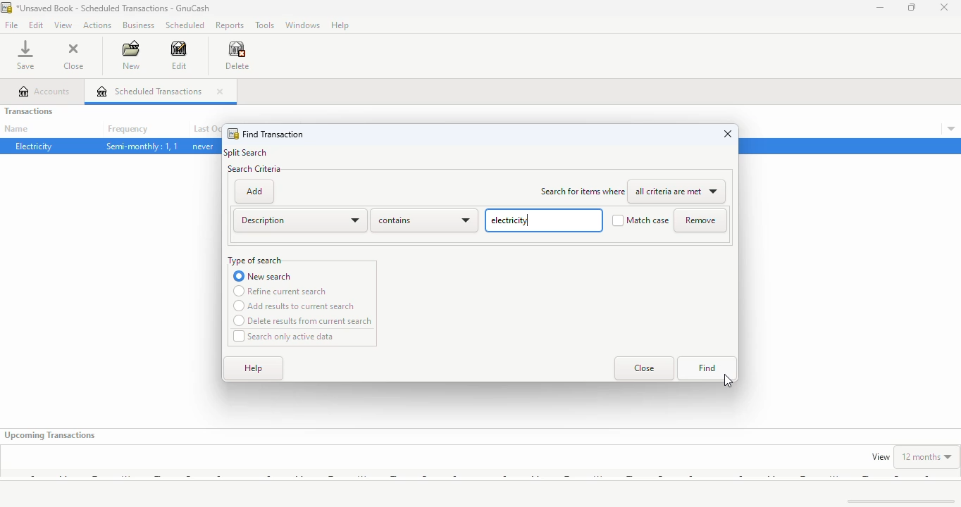  What do you see at coordinates (254, 369) in the screenshot?
I see `help` at bounding box center [254, 369].